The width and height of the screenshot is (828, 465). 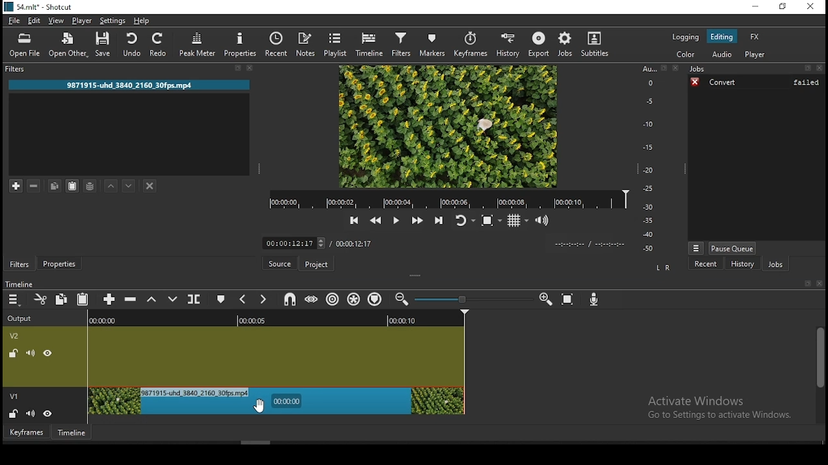 I want to click on v1, so click(x=14, y=395).